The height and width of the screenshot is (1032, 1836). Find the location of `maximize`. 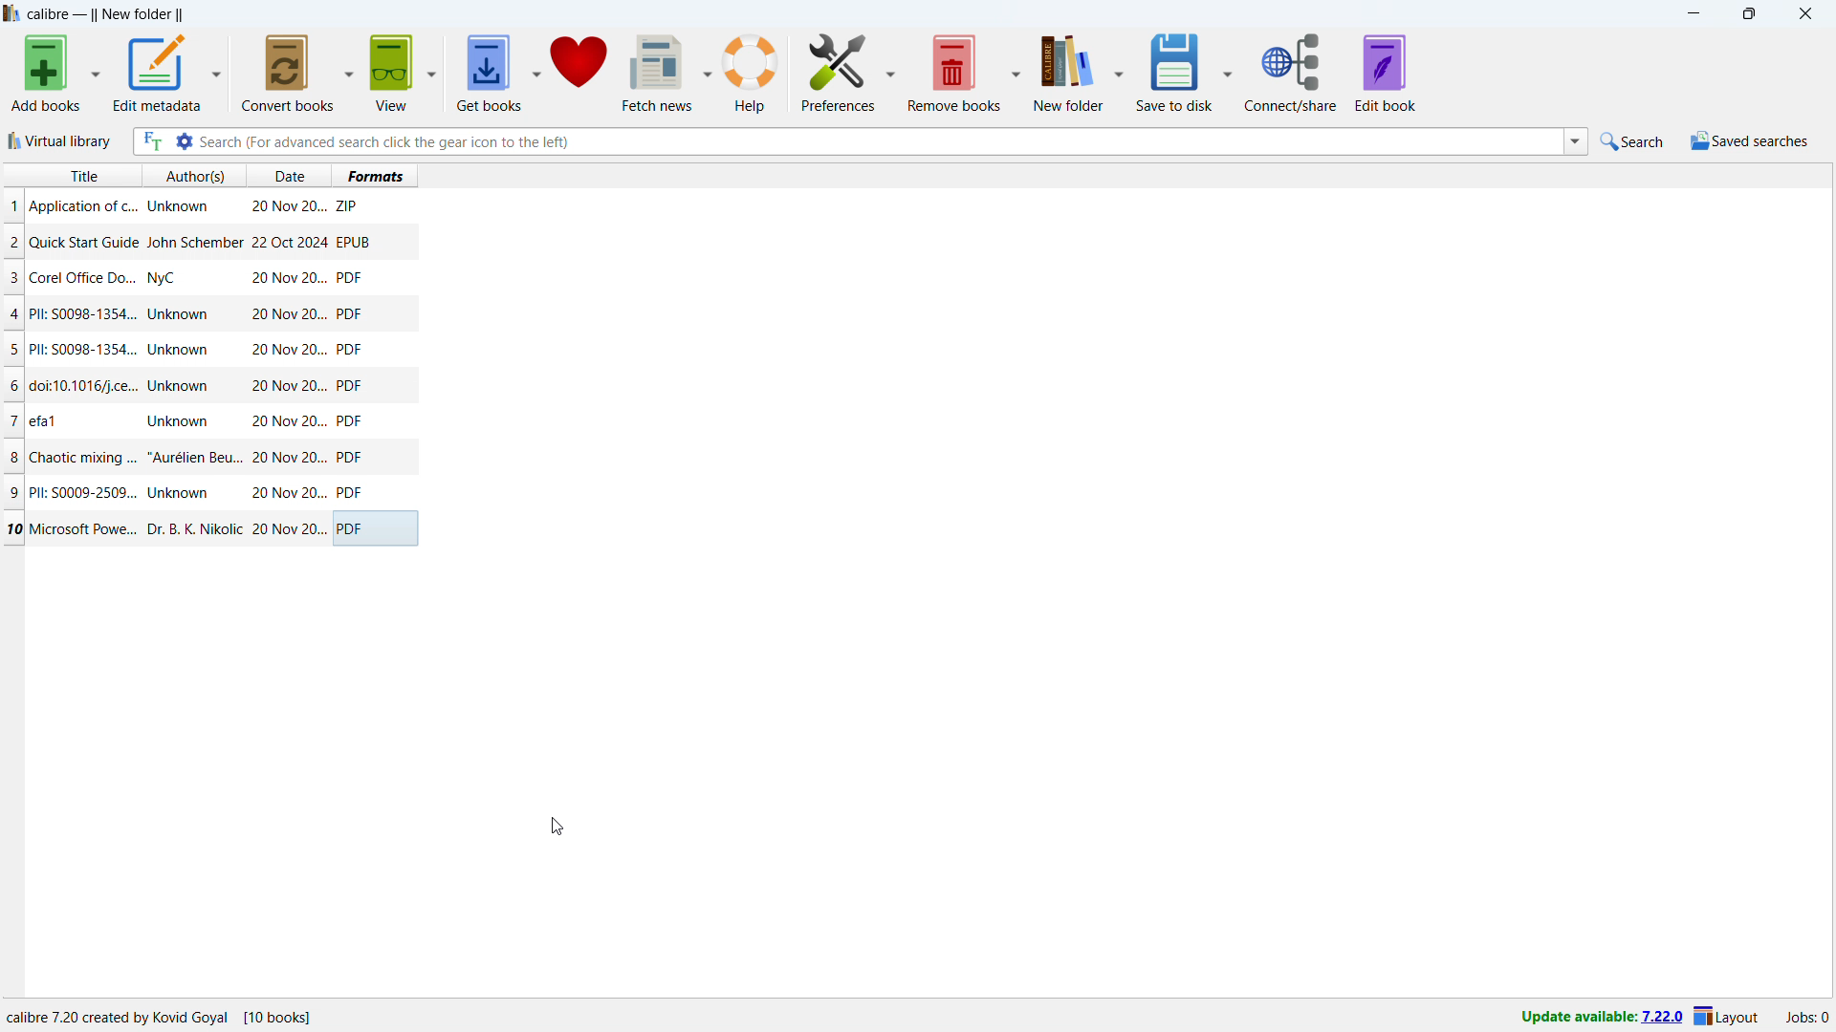

maximize is located at coordinates (1748, 13).